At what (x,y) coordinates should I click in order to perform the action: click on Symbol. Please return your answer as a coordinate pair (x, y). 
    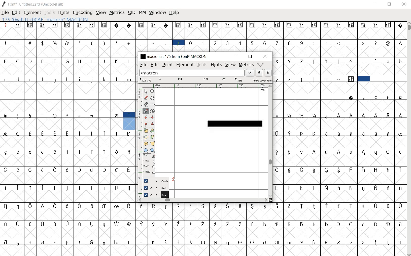
    Looking at the image, I should click on (363, 133).